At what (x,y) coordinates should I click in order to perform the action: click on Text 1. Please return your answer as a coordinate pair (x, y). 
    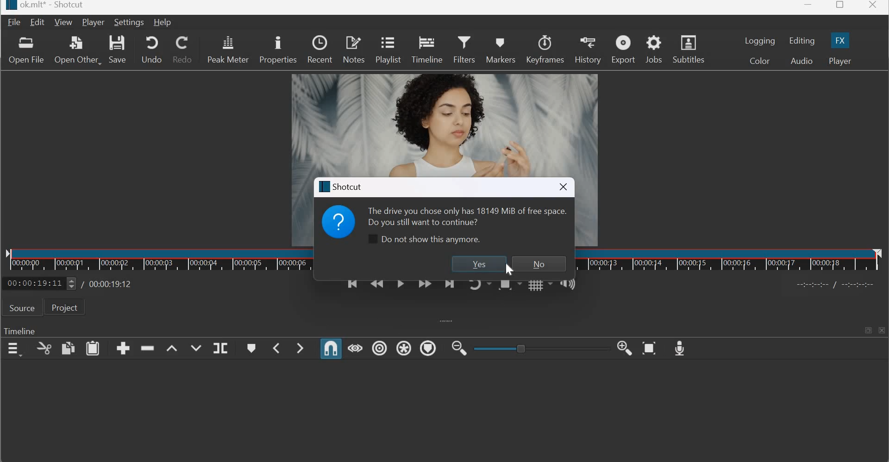
    Looking at the image, I should click on (467, 215).